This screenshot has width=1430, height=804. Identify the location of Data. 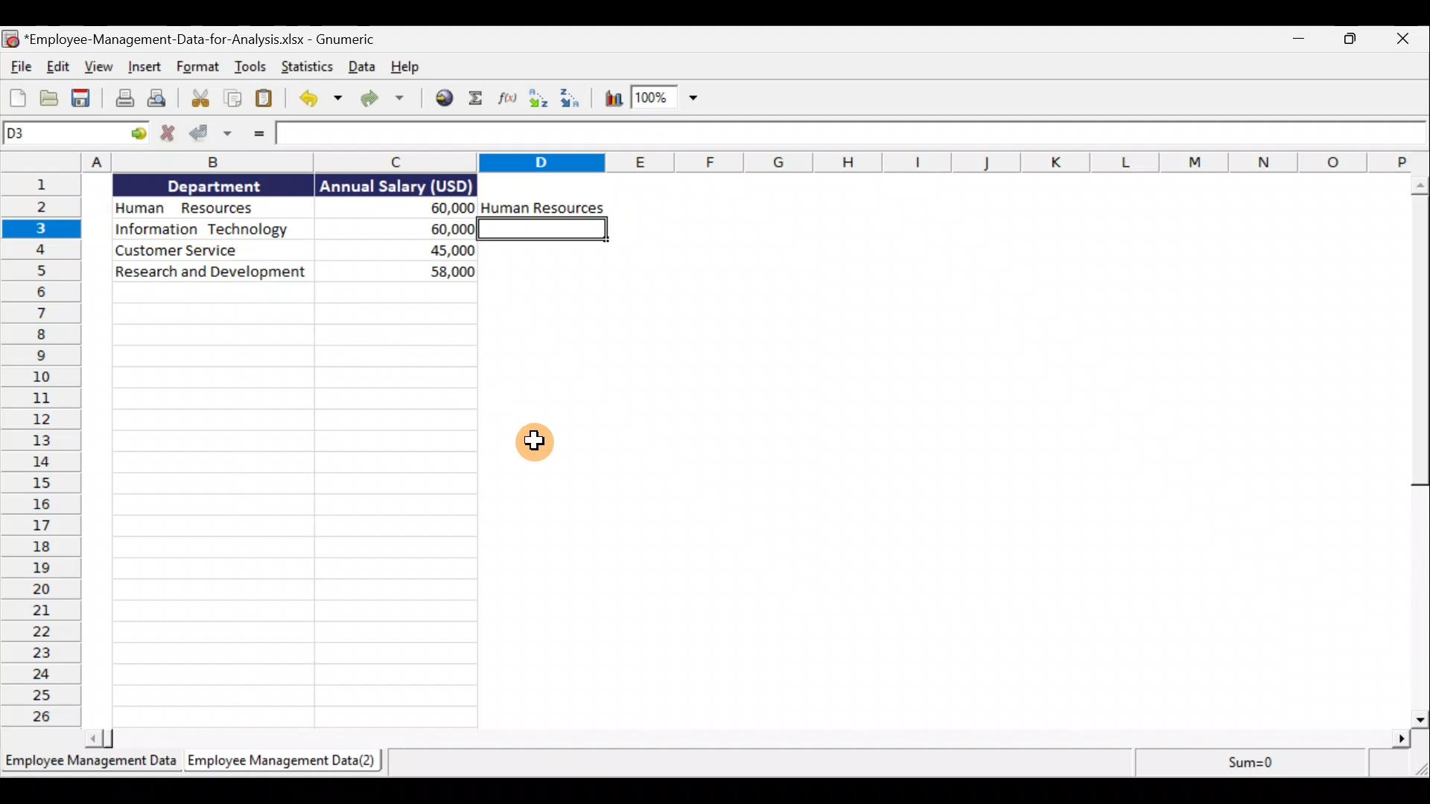
(360, 67).